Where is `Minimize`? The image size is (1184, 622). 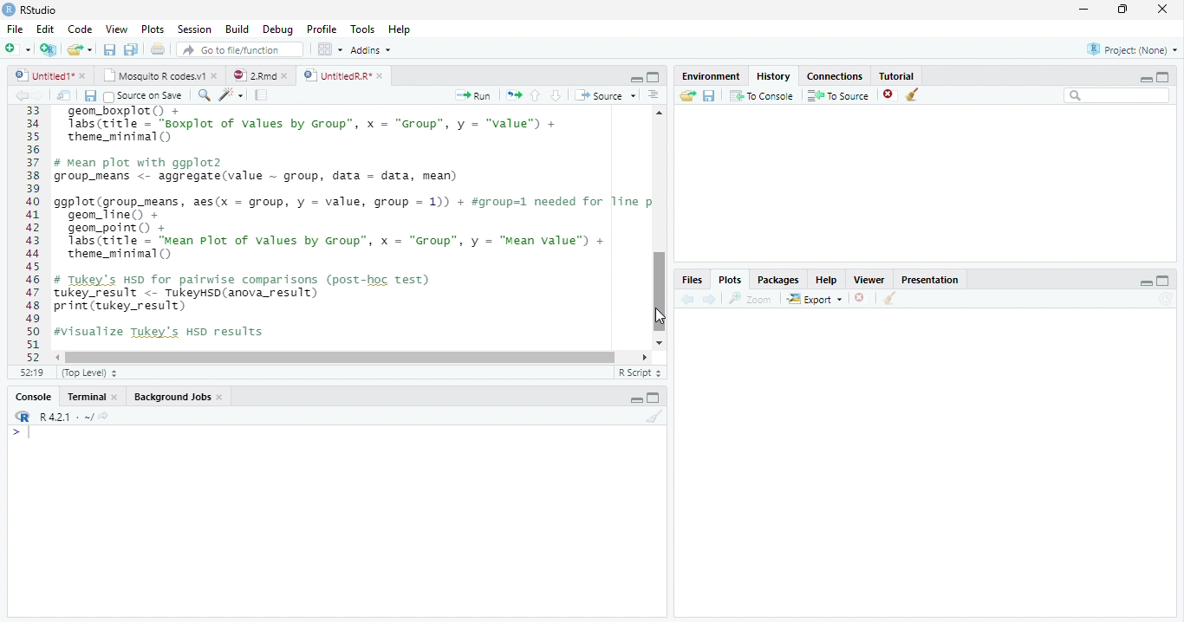
Minimize is located at coordinates (636, 401).